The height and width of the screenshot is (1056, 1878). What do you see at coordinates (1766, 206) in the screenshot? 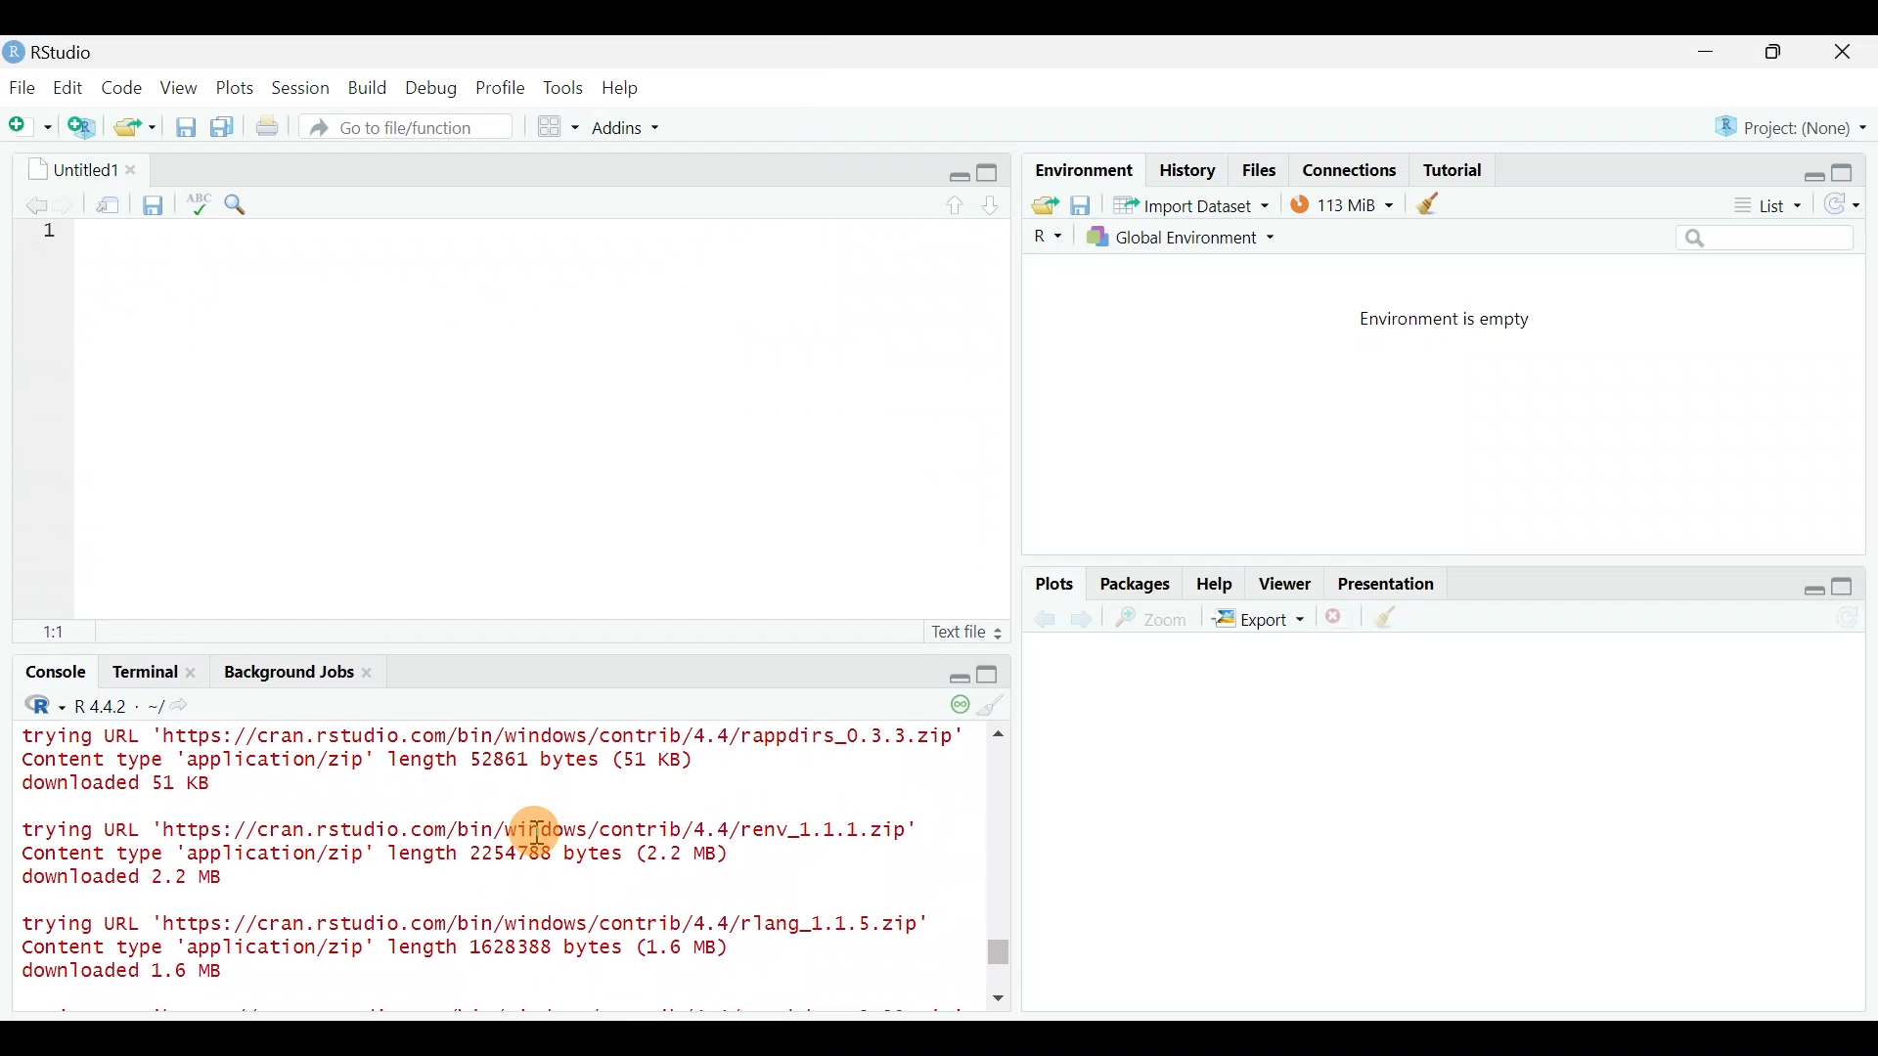
I see `List` at bounding box center [1766, 206].